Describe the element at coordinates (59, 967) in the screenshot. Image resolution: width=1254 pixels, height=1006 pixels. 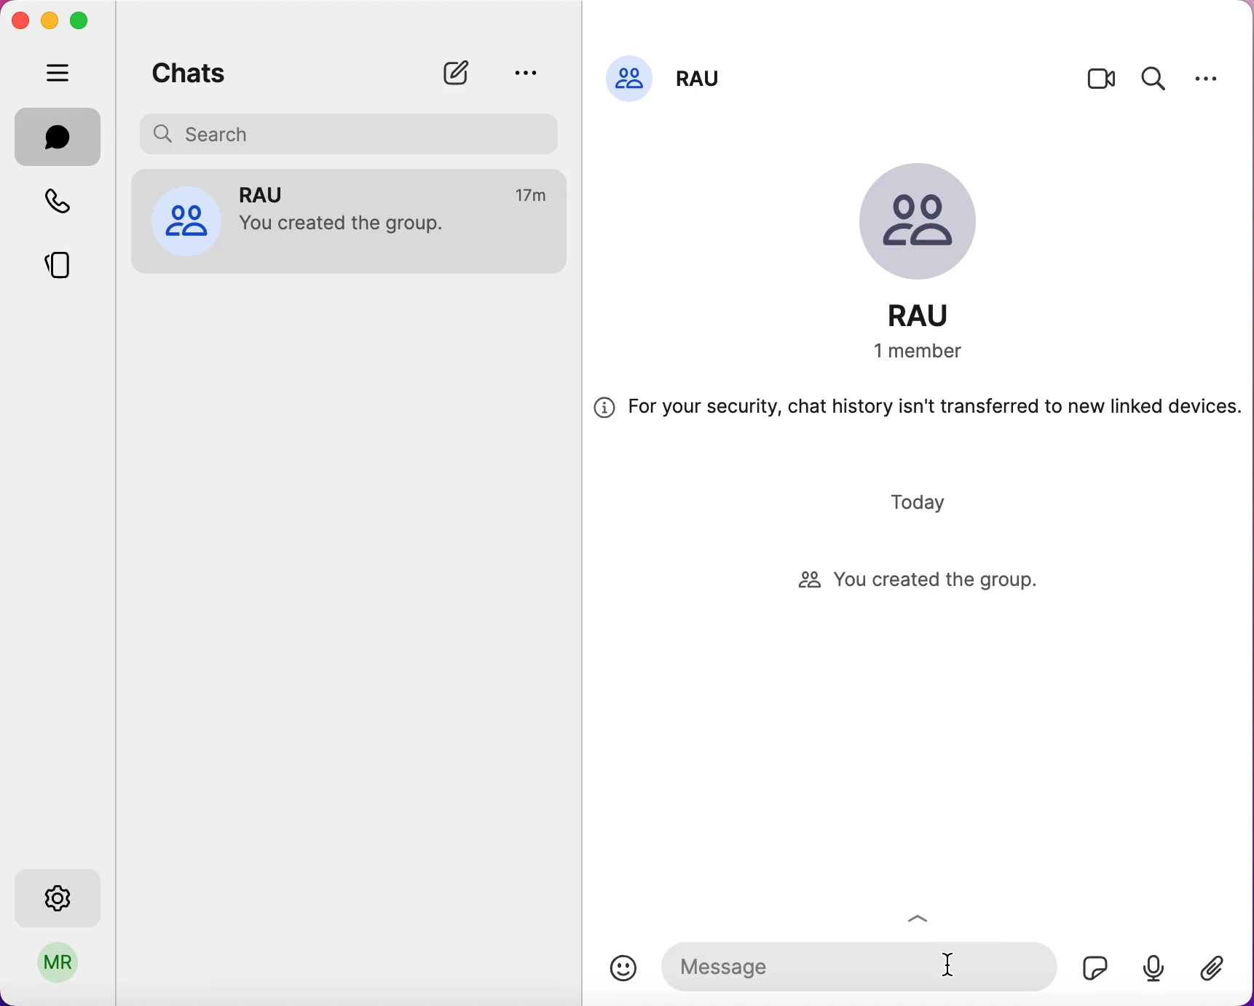
I see `user` at that location.